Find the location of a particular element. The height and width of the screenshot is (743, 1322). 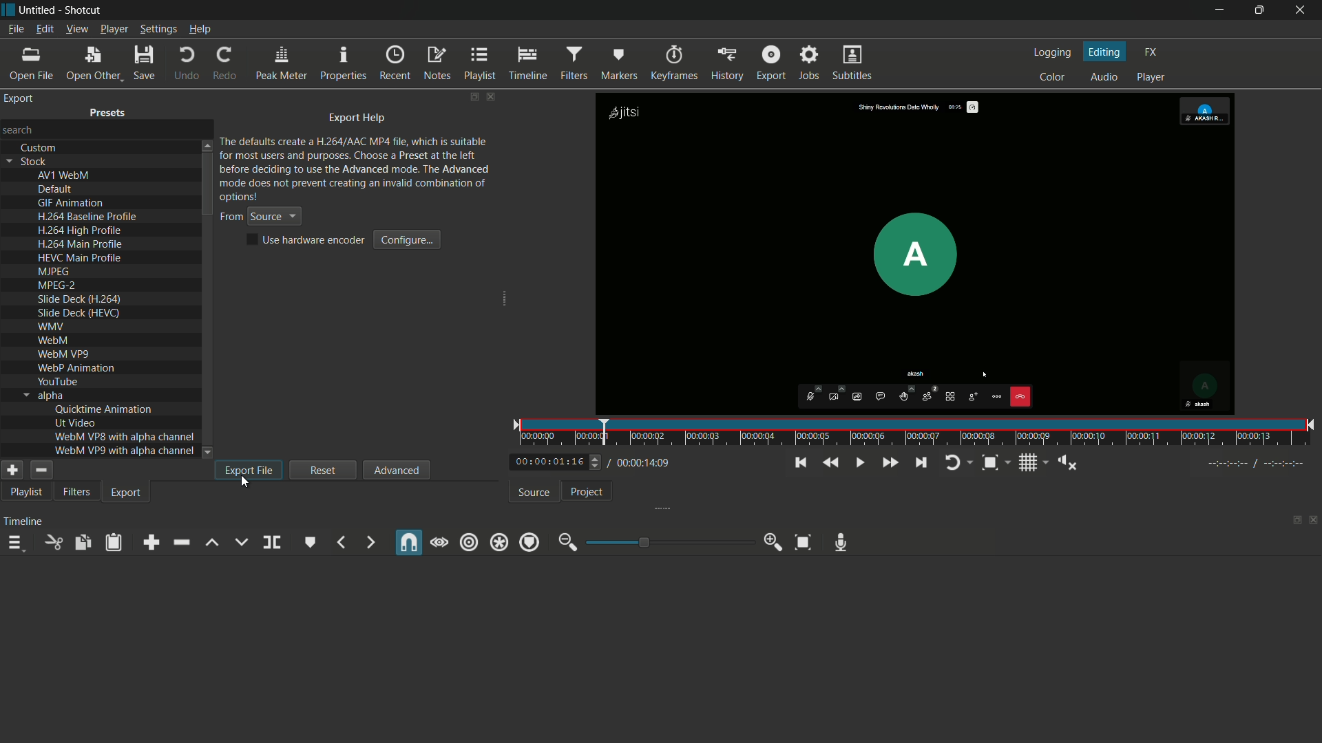

undo is located at coordinates (187, 64).